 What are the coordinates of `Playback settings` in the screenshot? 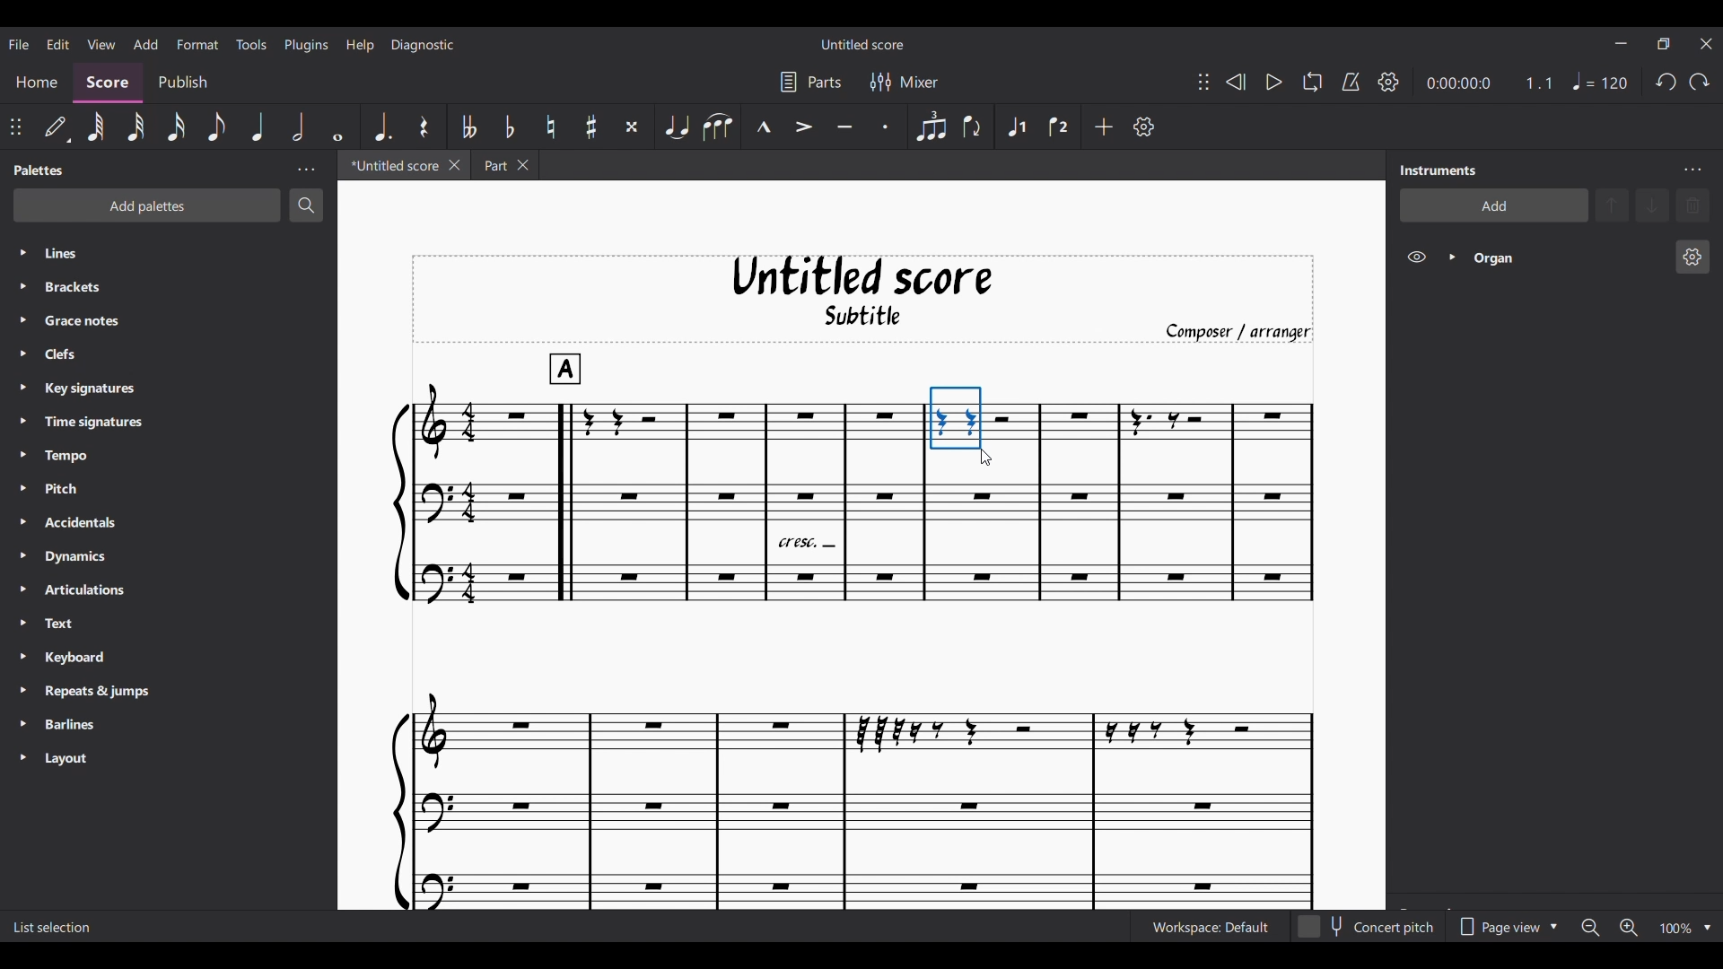 It's located at (1388, 82).